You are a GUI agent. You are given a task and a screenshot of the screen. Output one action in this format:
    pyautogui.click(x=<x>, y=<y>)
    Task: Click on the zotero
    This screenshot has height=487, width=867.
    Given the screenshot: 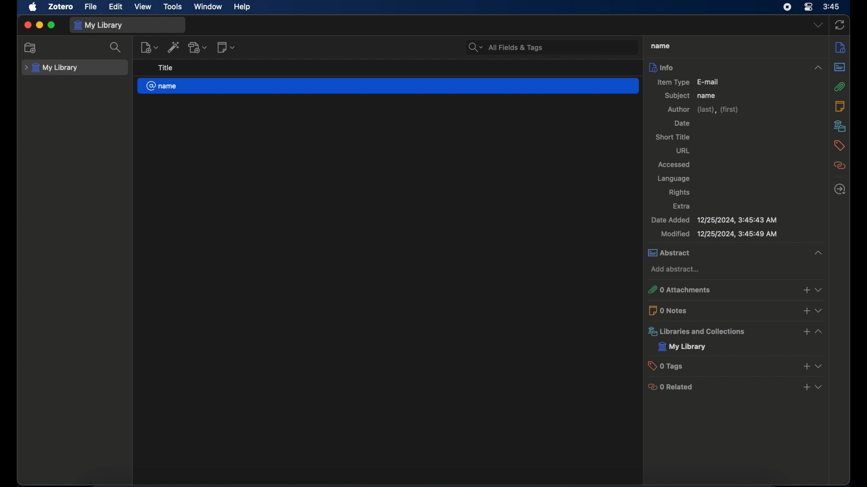 What is the action you would take?
    pyautogui.click(x=60, y=7)
    